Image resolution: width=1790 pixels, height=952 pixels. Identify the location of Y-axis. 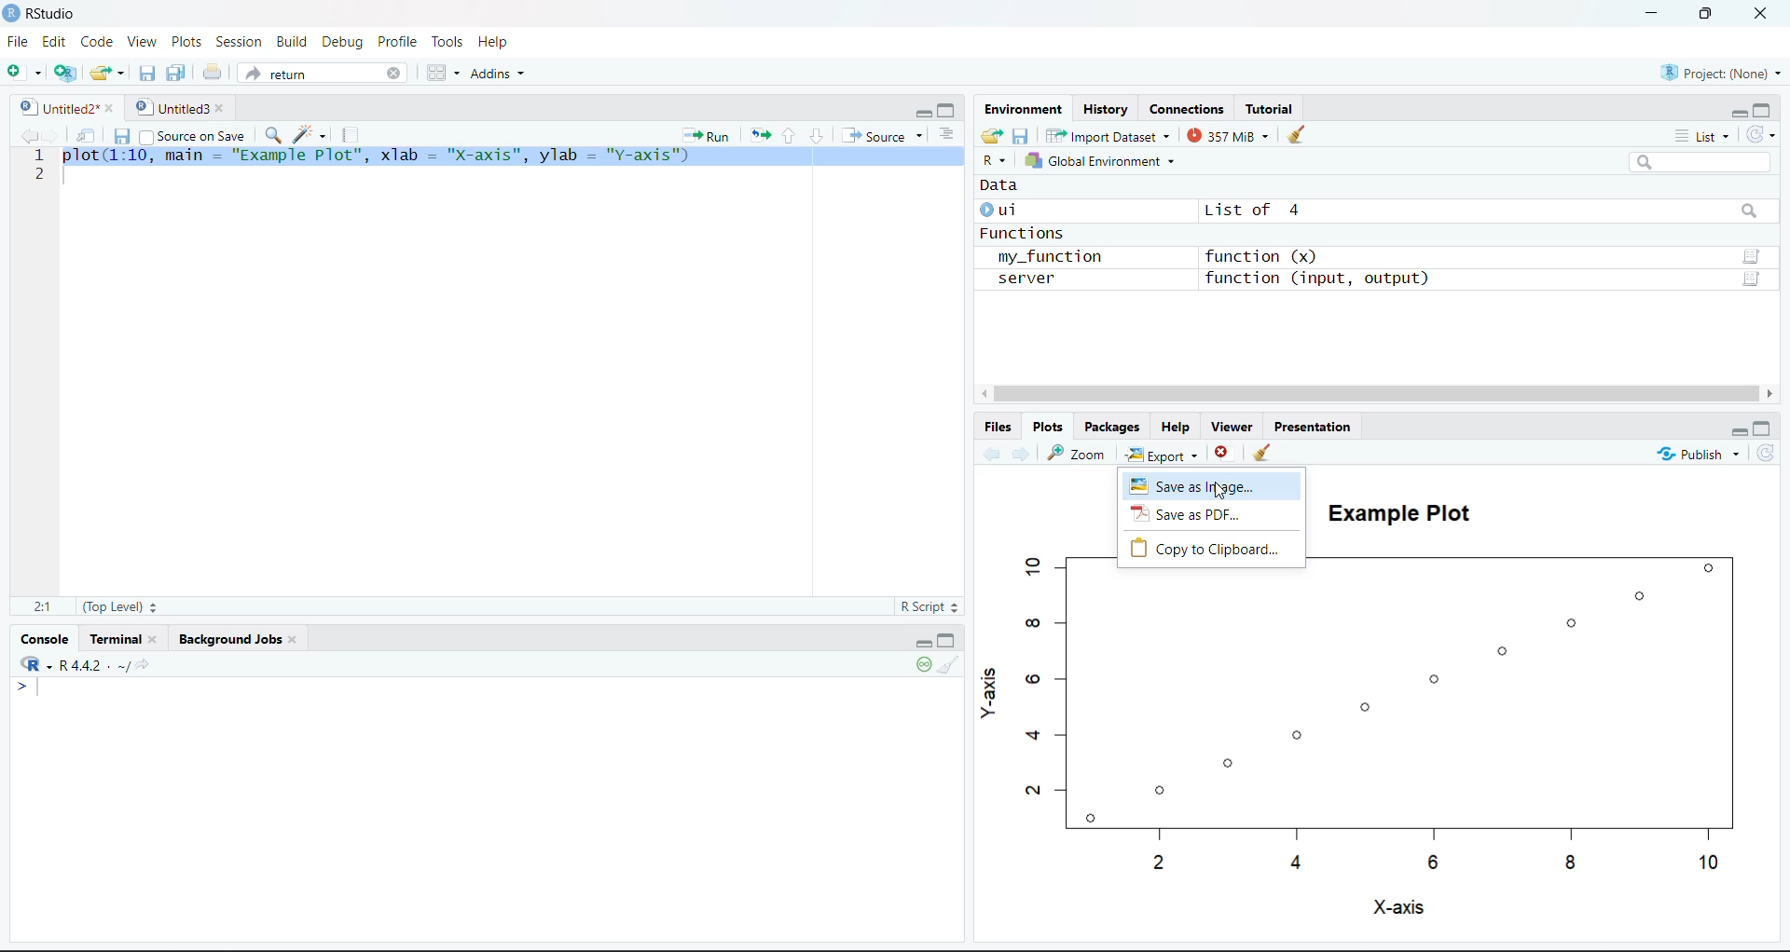
(989, 691).